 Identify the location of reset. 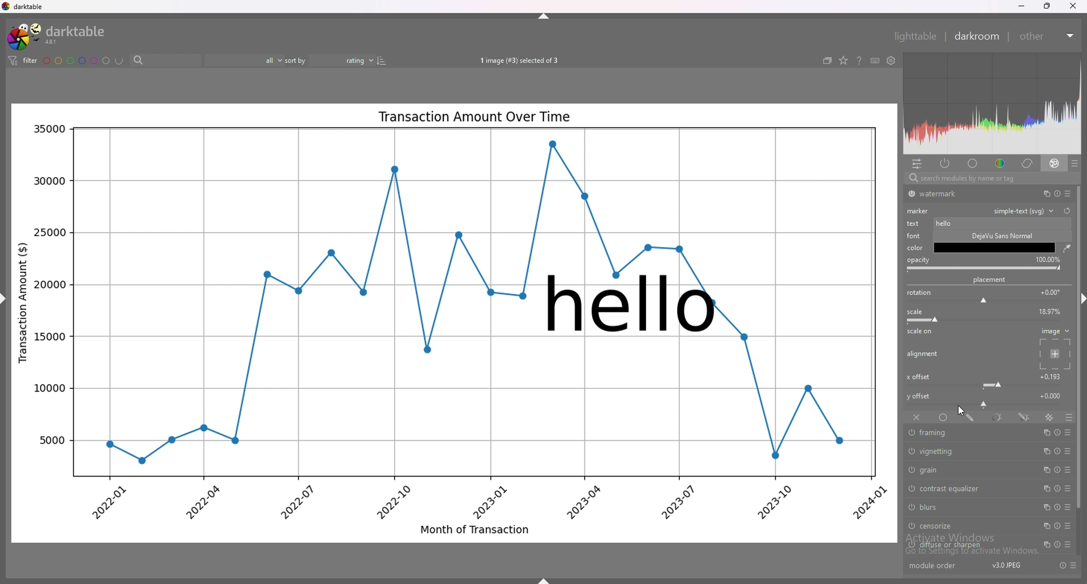
(1062, 565).